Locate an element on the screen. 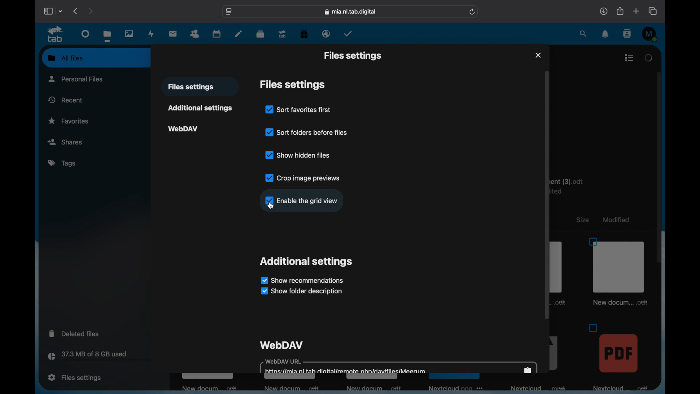 Image resolution: width=700 pixels, height=394 pixels. deleted files is located at coordinates (75, 333).